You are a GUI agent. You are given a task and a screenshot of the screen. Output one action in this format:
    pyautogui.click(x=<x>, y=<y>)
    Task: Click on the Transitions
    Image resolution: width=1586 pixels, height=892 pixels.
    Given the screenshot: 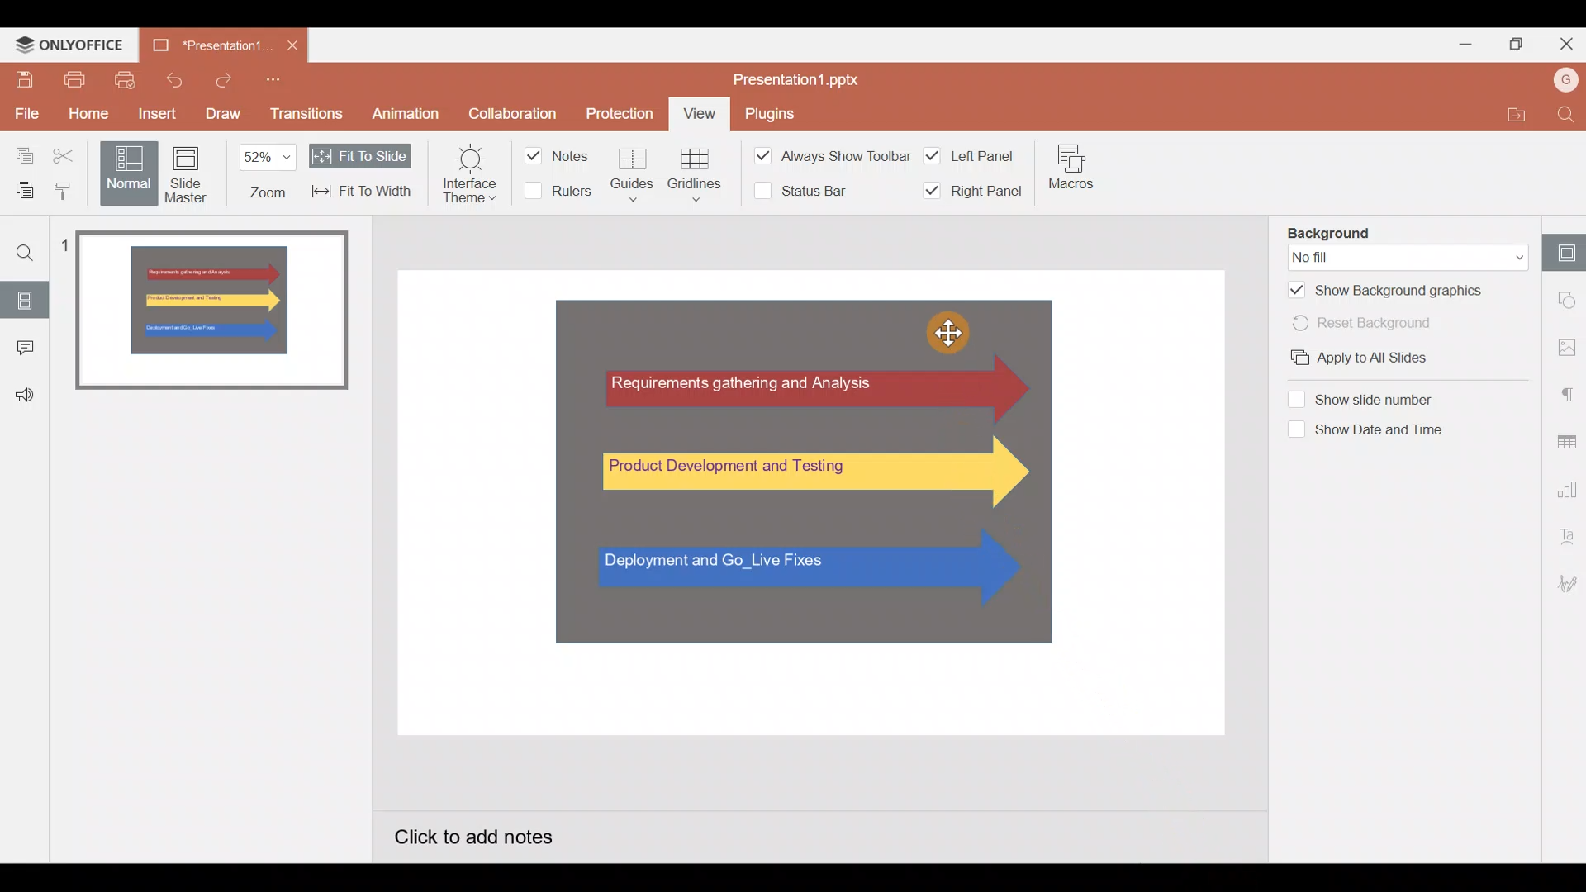 What is the action you would take?
    pyautogui.click(x=307, y=114)
    